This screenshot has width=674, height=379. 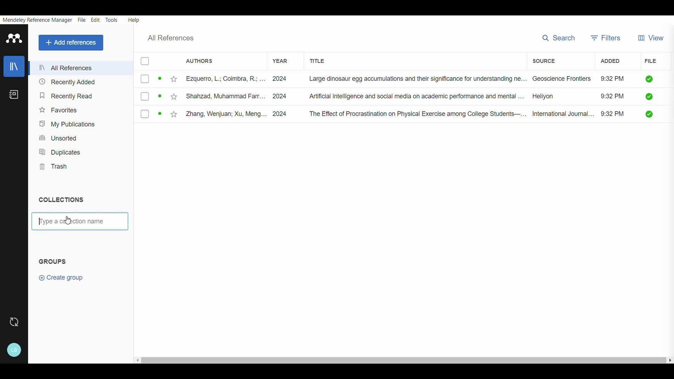 What do you see at coordinates (280, 79) in the screenshot?
I see `. 2024` at bounding box center [280, 79].